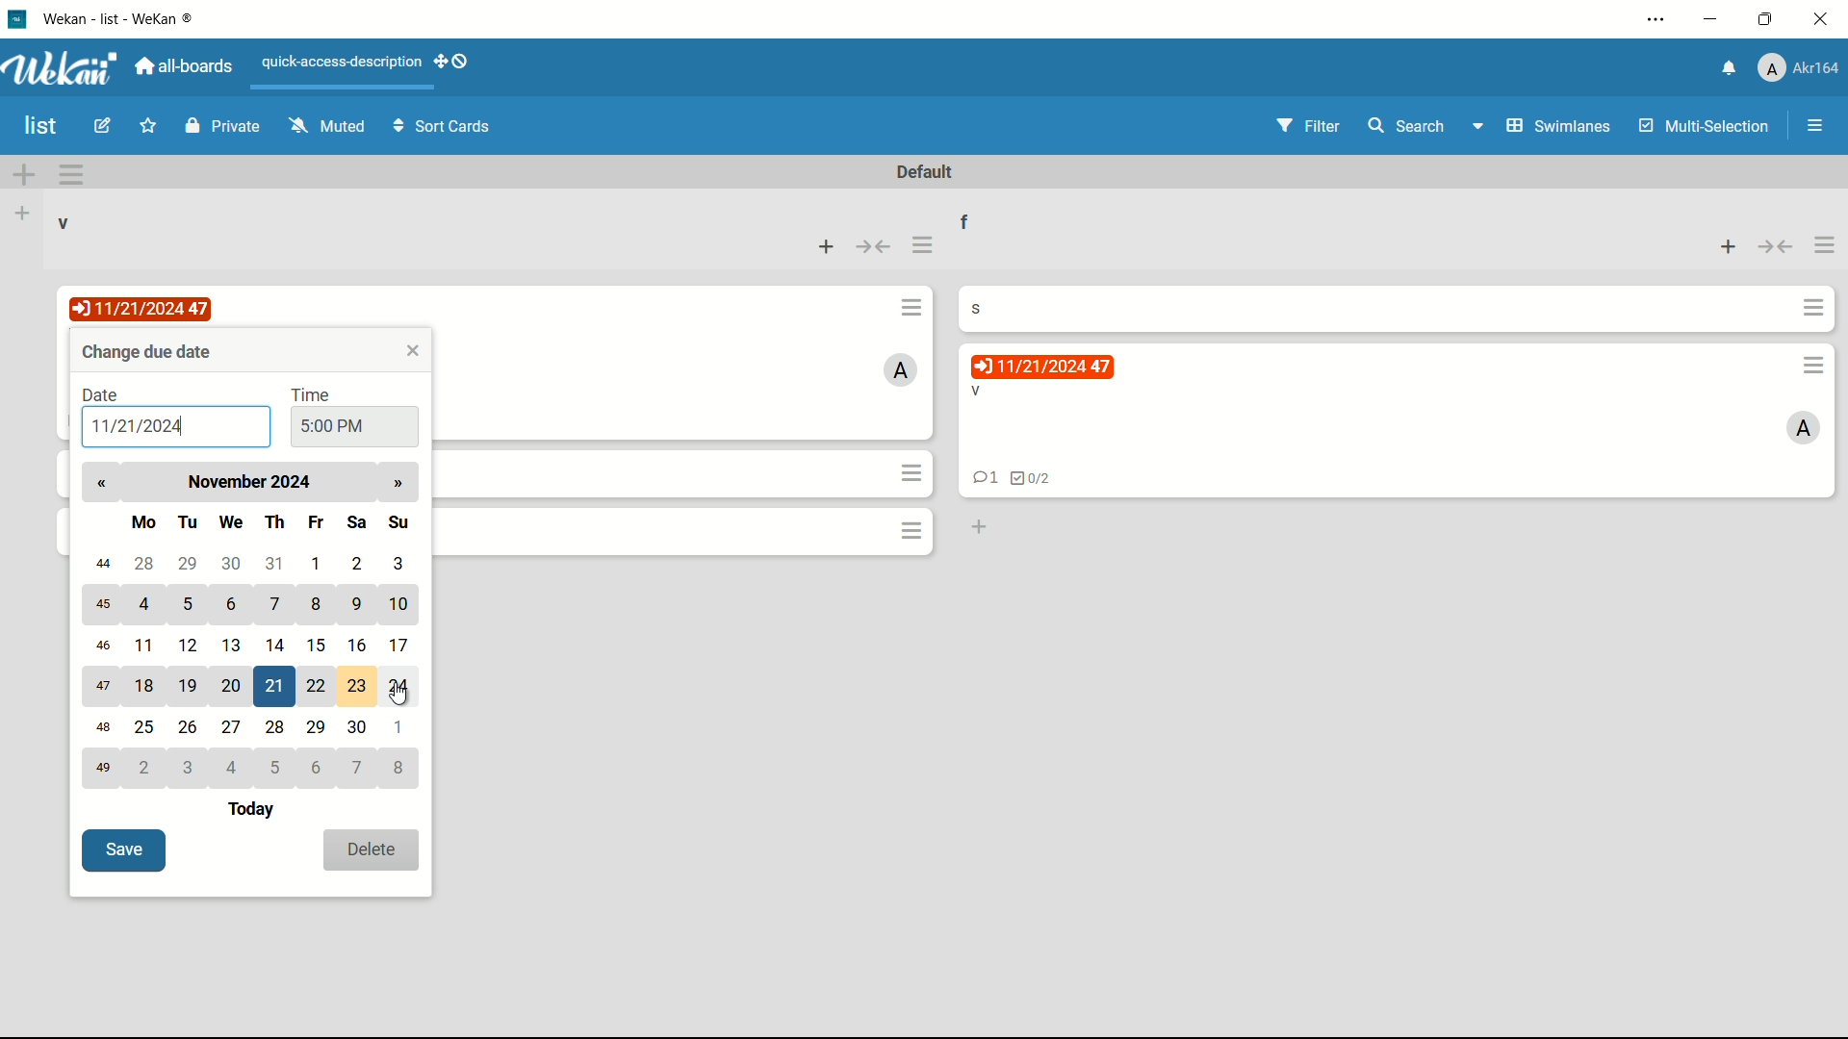 The image size is (1848, 1039). I want to click on list actions, so click(1827, 248).